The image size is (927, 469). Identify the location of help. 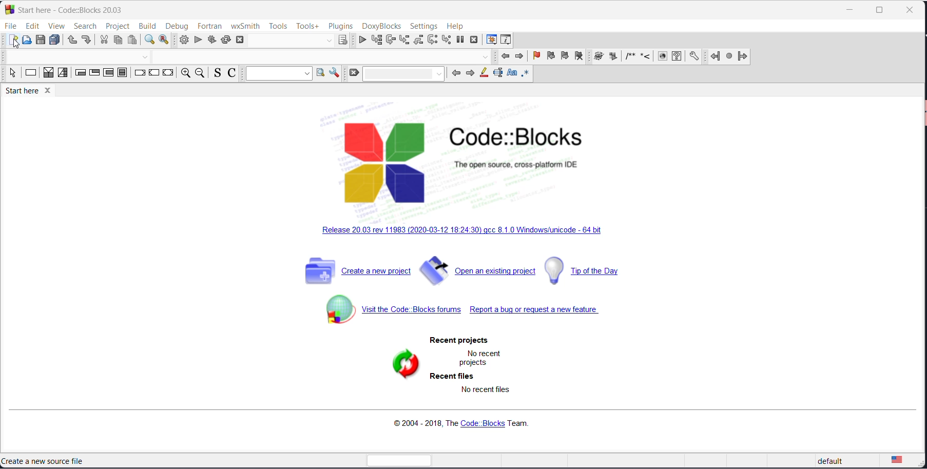
(456, 26).